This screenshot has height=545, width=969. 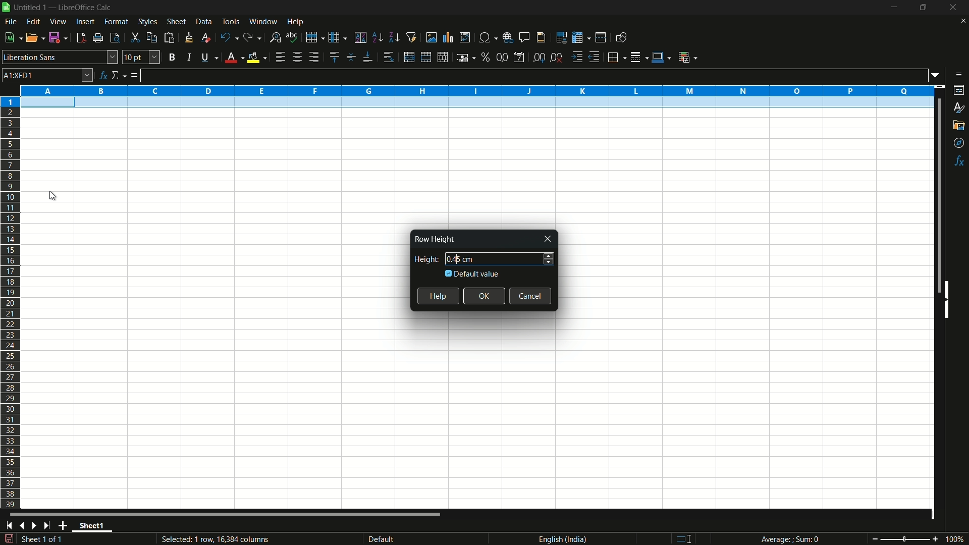 What do you see at coordinates (204, 37) in the screenshot?
I see `clear direct formatting` at bounding box center [204, 37].